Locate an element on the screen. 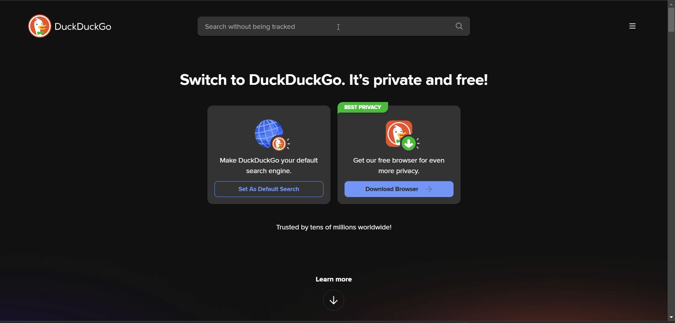 The height and width of the screenshot is (323, 675). cursor is located at coordinates (339, 27).